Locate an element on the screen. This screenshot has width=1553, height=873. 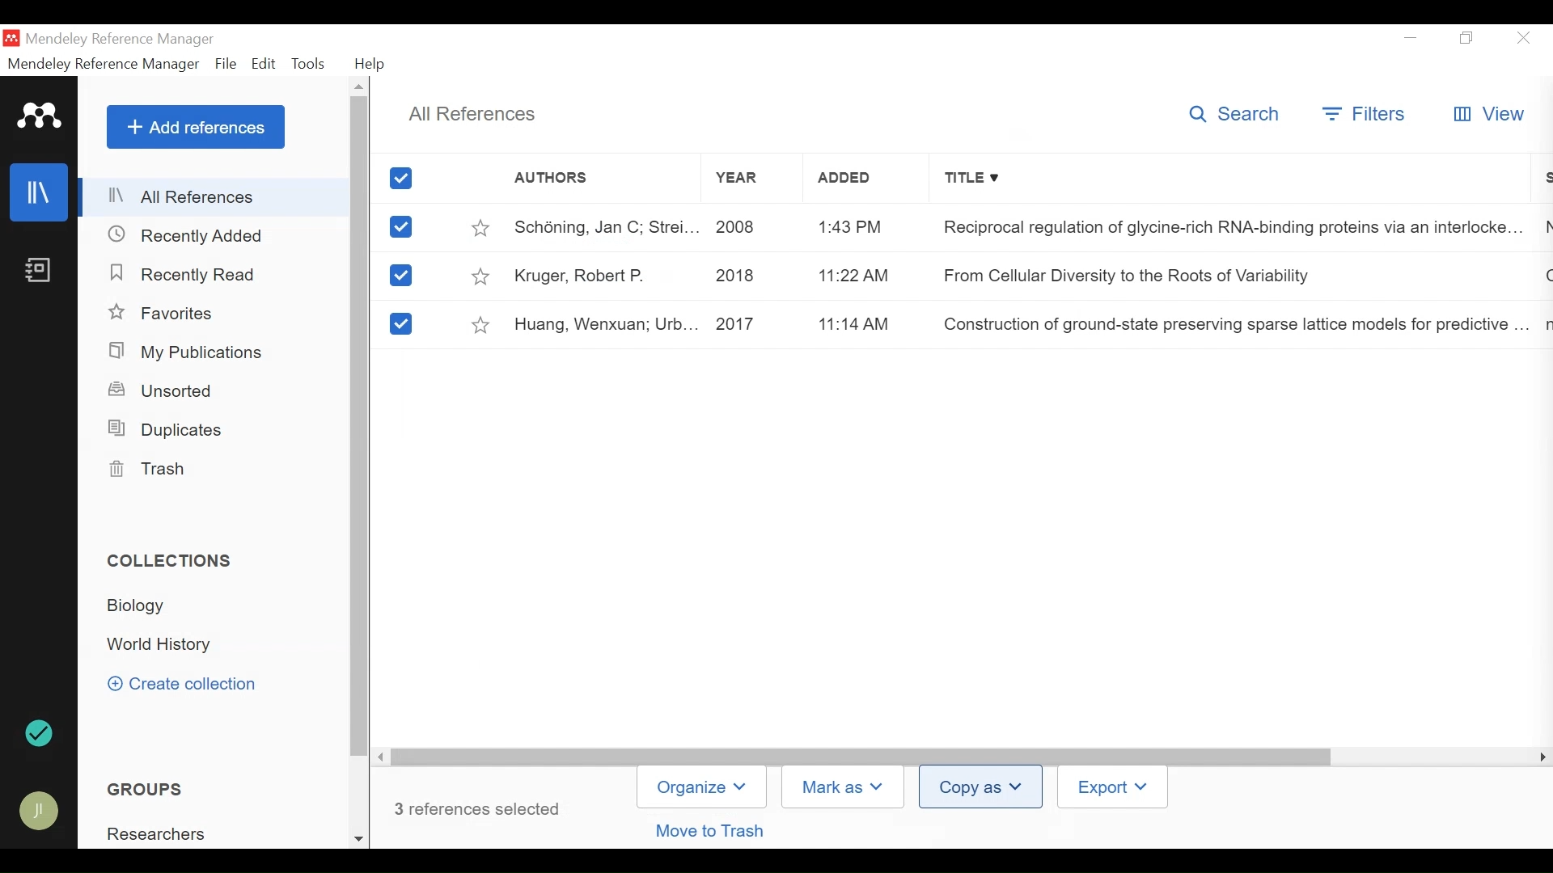
Collection is located at coordinates (162, 833).